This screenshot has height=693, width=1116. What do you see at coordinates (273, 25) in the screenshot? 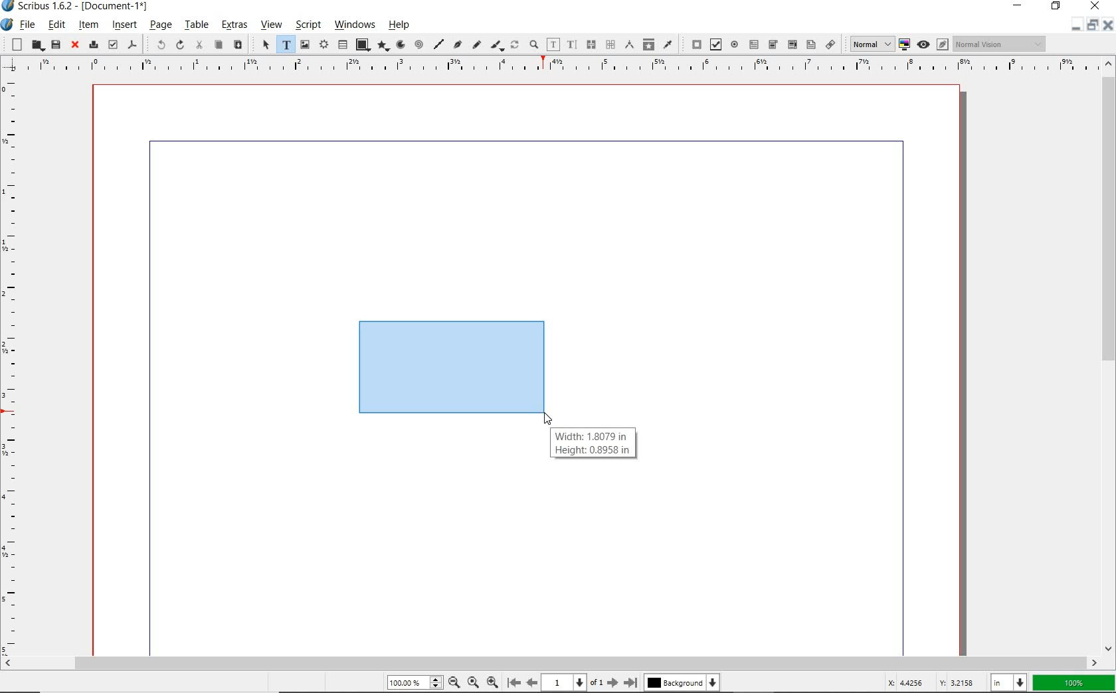
I see `view` at bounding box center [273, 25].